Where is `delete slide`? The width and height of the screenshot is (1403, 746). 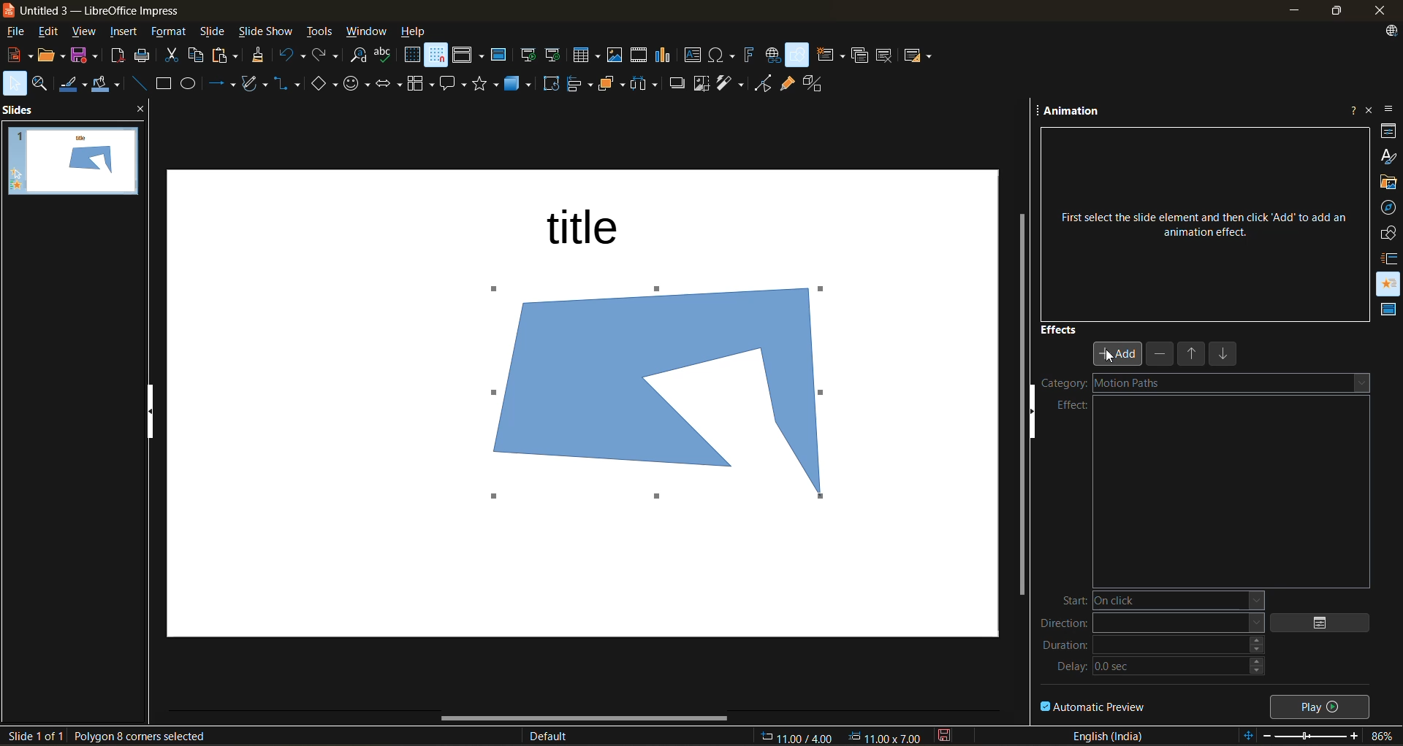
delete slide is located at coordinates (886, 58).